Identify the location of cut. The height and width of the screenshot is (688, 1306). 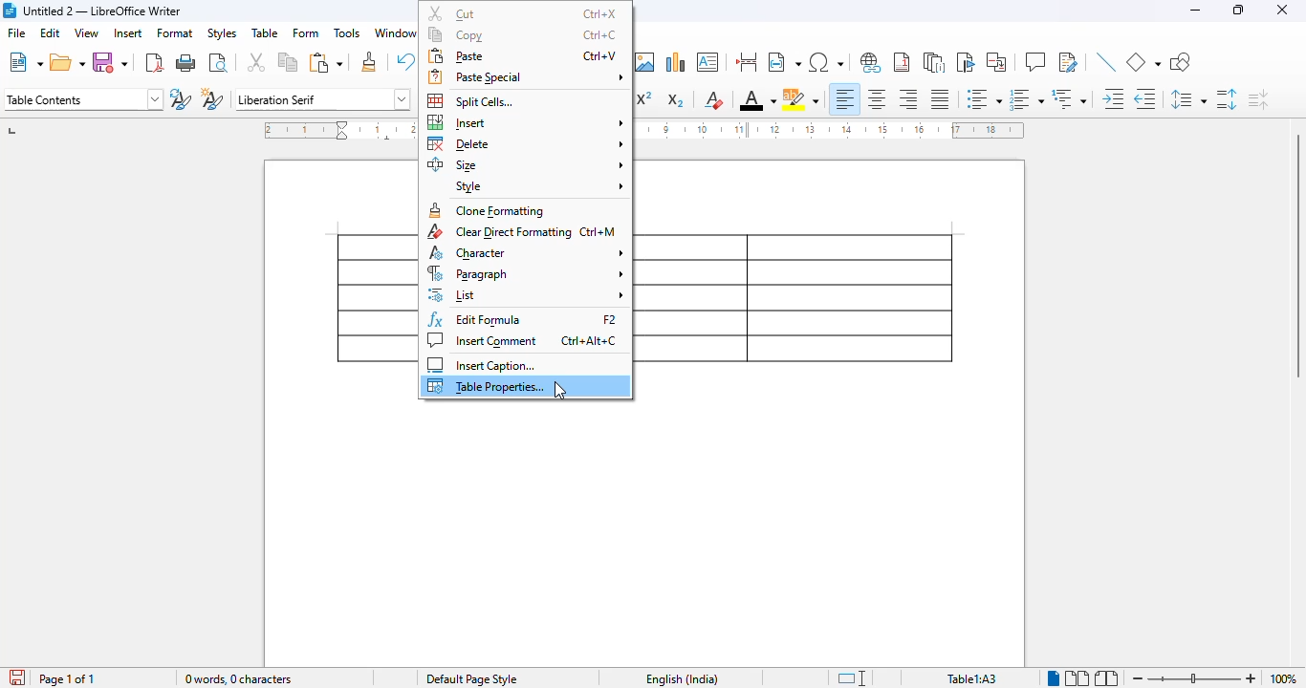
(452, 13).